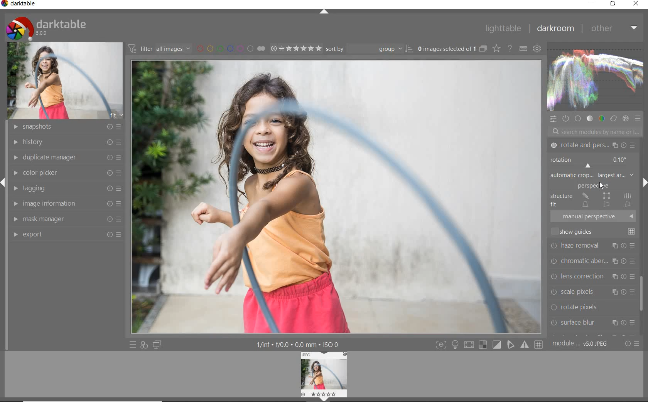 This screenshot has width=648, height=402. What do you see at coordinates (594, 77) in the screenshot?
I see `waveform` at bounding box center [594, 77].